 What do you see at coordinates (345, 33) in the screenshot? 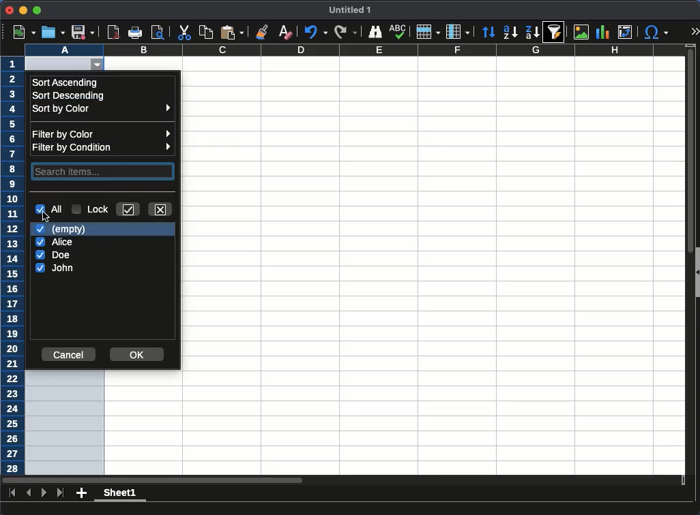
I see `redo` at bounding box center [345, 33].